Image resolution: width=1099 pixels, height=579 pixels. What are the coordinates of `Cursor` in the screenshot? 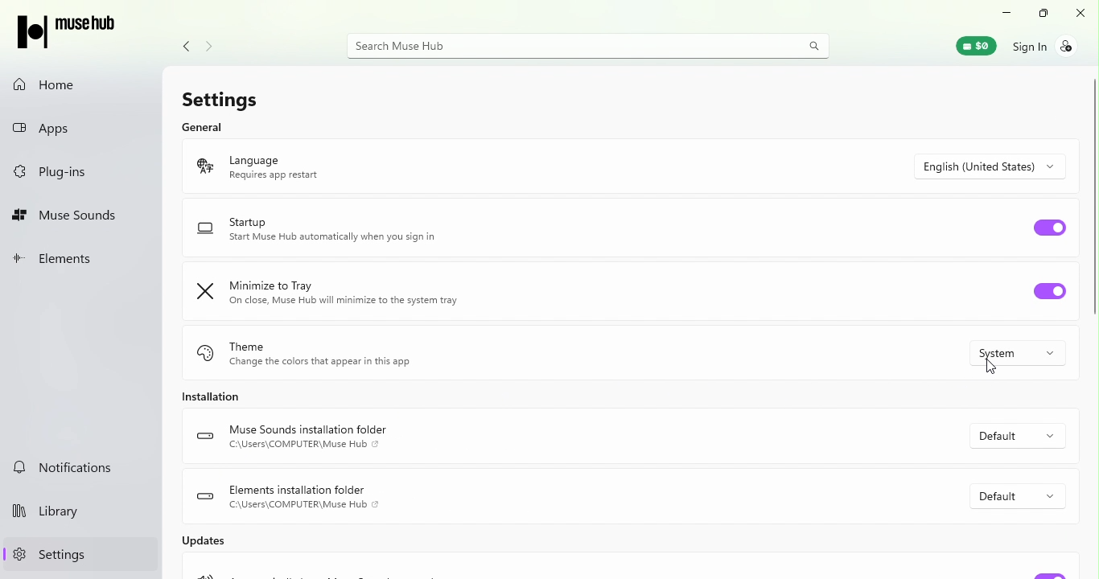 It's located at (993, 368).